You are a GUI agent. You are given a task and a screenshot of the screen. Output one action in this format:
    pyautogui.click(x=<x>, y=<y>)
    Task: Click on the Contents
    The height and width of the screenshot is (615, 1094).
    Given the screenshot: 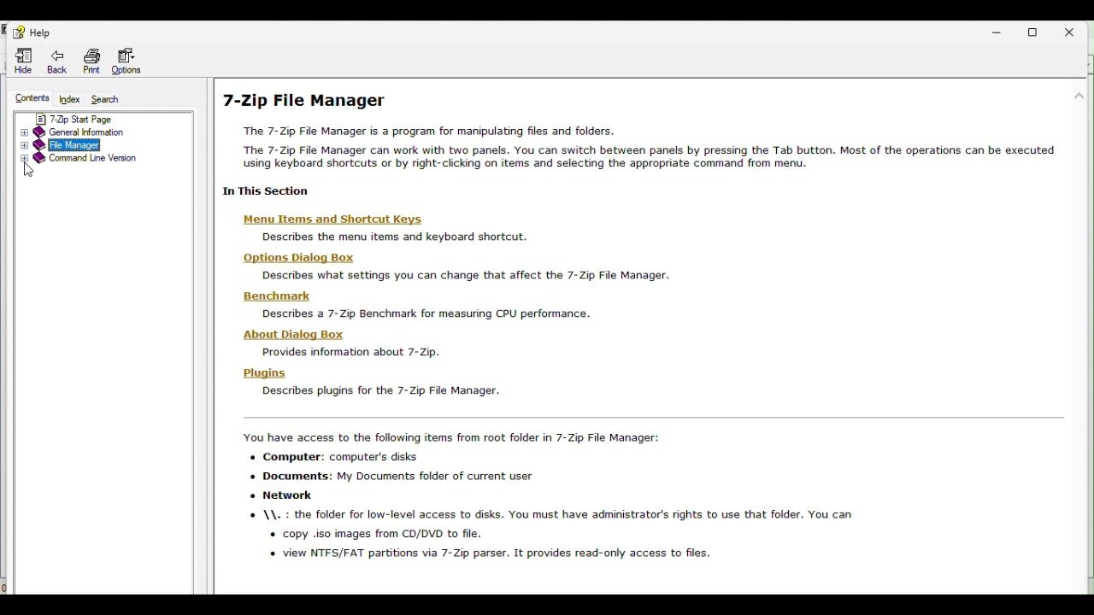 What is the action you would take?
    pyautogui.click(x=31, y=99)
    